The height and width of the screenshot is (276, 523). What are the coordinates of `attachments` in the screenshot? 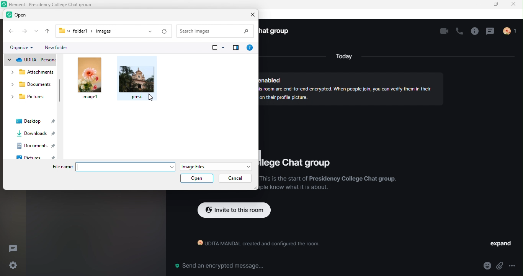 It's located at (33, 72).